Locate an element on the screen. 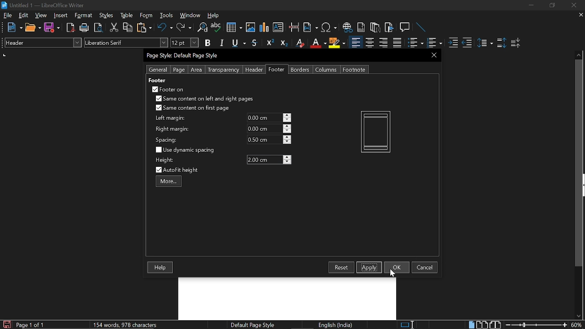  Move down is located at coordinates (578, 316).